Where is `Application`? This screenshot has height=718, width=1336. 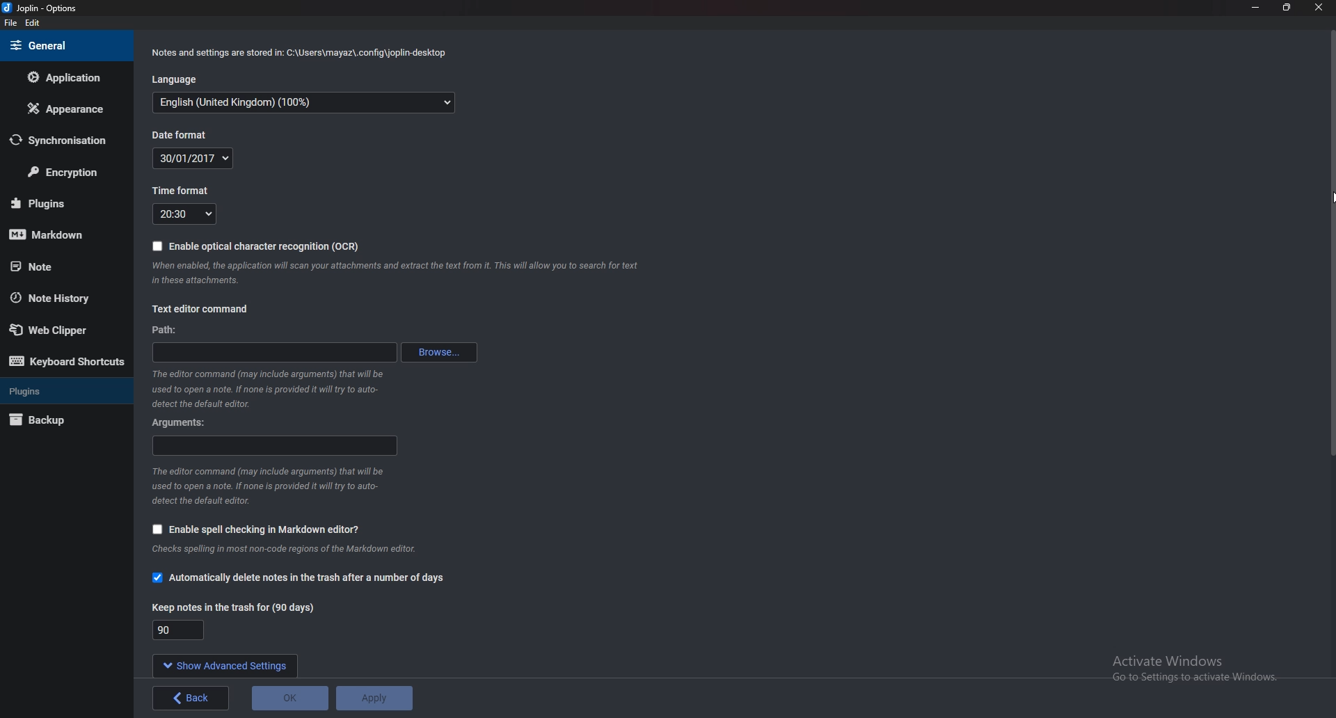 Application is located at coordinates (65, 77).